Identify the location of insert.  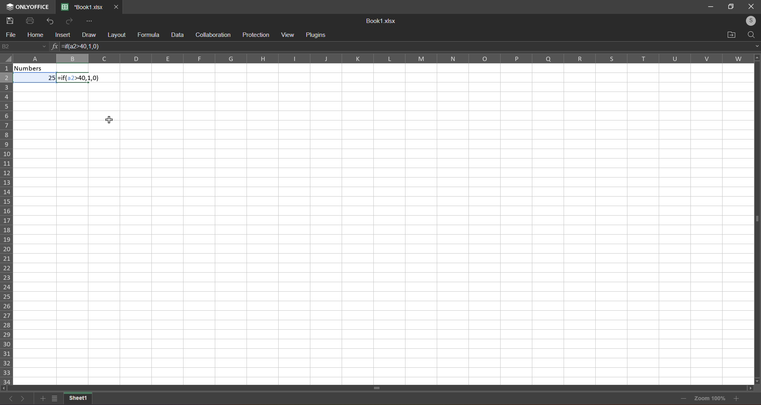
(60, 35).